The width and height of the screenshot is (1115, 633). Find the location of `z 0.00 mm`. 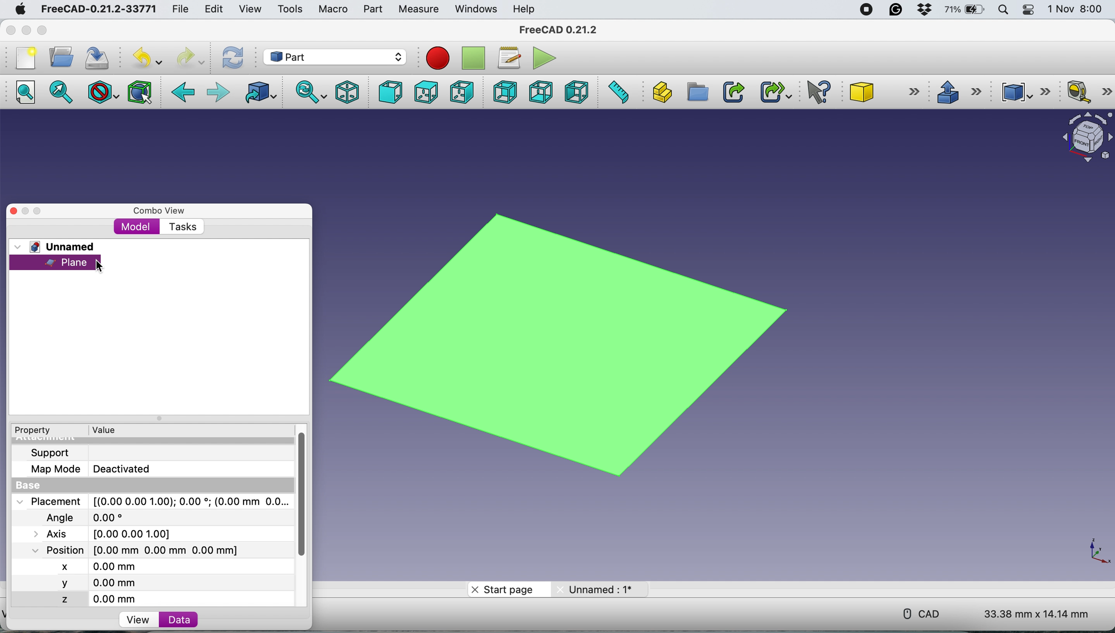

z 0.00 mm is located at coordinates (107, 600).